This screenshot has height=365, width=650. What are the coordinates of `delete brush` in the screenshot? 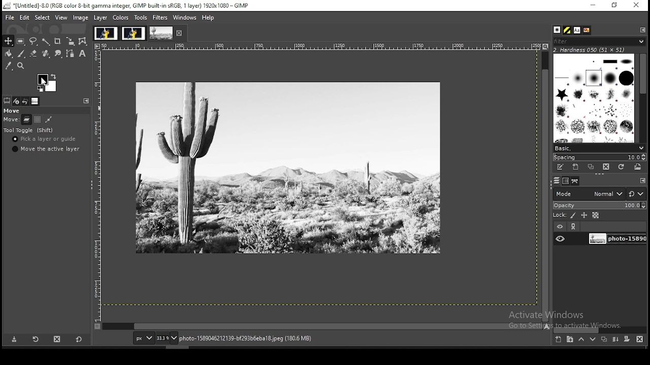 It's located at (606, 167).